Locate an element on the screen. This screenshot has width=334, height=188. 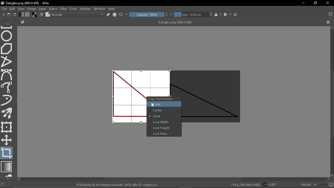
Open new document is located at coordinates (9, 15).